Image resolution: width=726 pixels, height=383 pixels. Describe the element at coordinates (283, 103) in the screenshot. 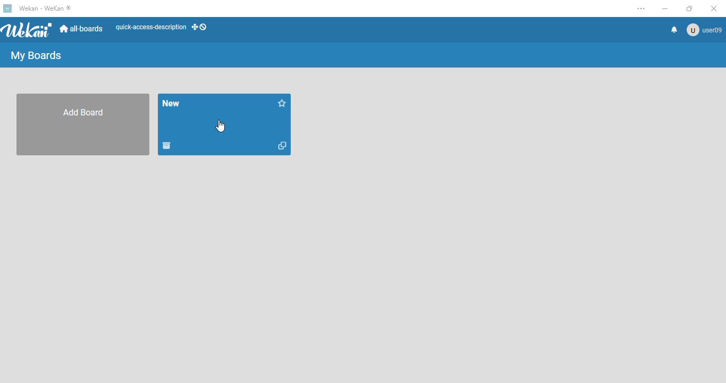

I see `click to star this board` at that location.